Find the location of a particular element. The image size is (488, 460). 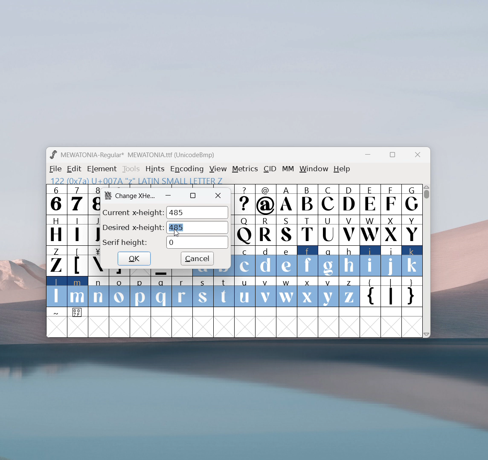

x is located at coordinates (308, 291).